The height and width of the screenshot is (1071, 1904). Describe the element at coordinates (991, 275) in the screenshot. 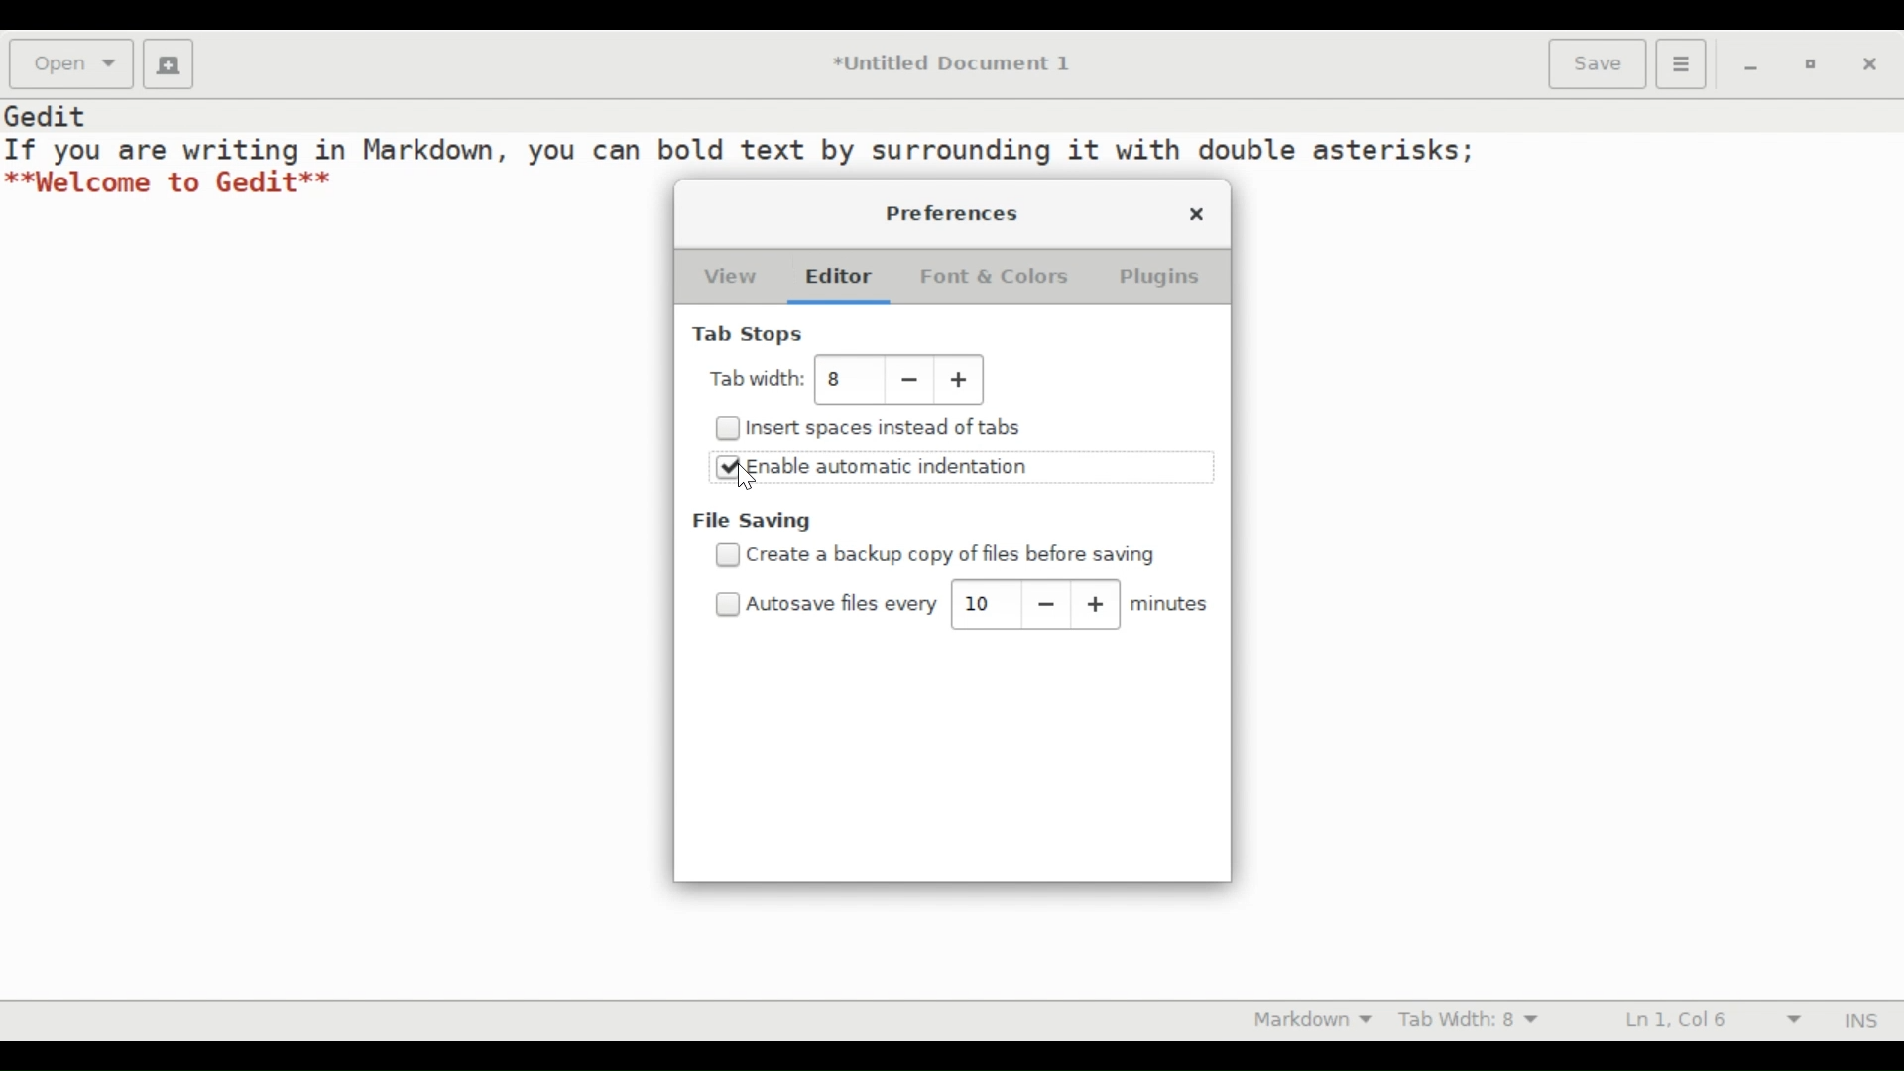

I see `Font & Colors` at that location.